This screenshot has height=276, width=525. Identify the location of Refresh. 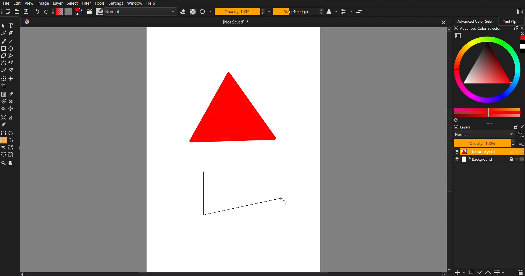
(204, 11).